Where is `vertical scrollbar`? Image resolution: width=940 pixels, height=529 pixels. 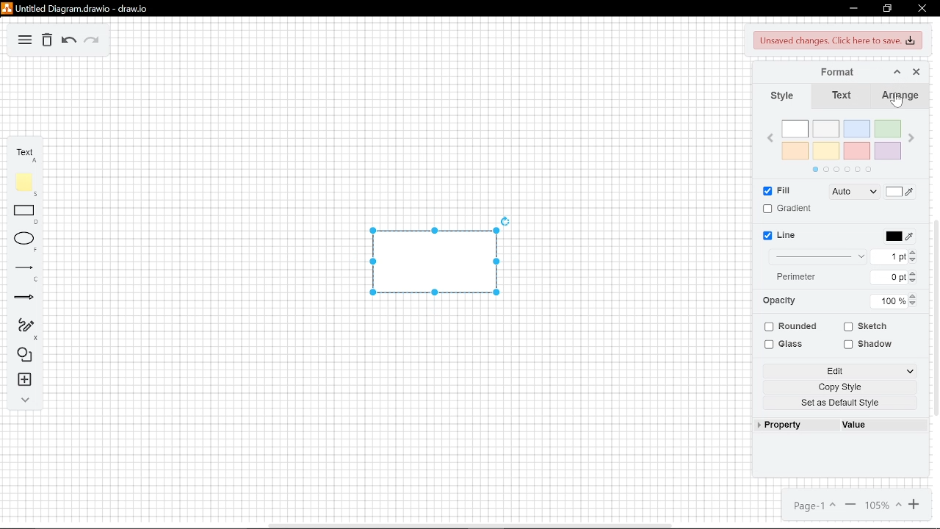
vertical scrollbar is located at coordinates (934, 318).